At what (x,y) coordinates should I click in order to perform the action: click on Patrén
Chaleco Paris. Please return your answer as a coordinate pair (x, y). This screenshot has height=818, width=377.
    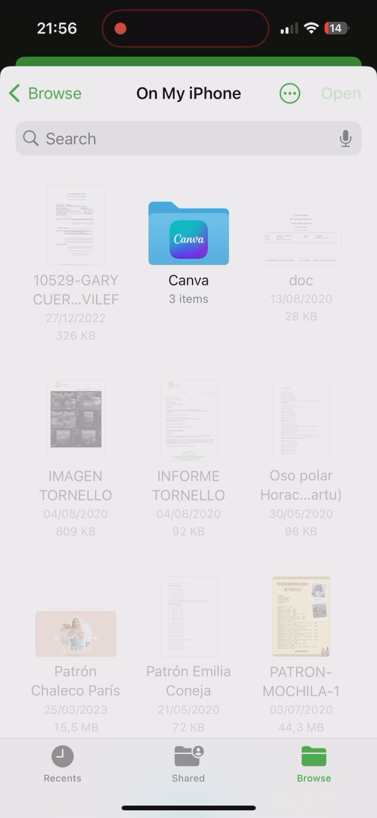
    Looking at the image, I should click on (77, 651).